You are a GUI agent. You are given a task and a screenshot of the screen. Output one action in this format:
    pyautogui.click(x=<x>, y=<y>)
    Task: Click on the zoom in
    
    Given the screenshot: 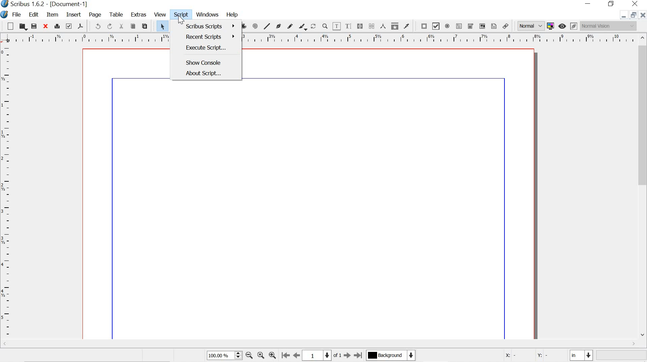 What is the action you would take?
    pyautogui.click(x=272, y=355)
    